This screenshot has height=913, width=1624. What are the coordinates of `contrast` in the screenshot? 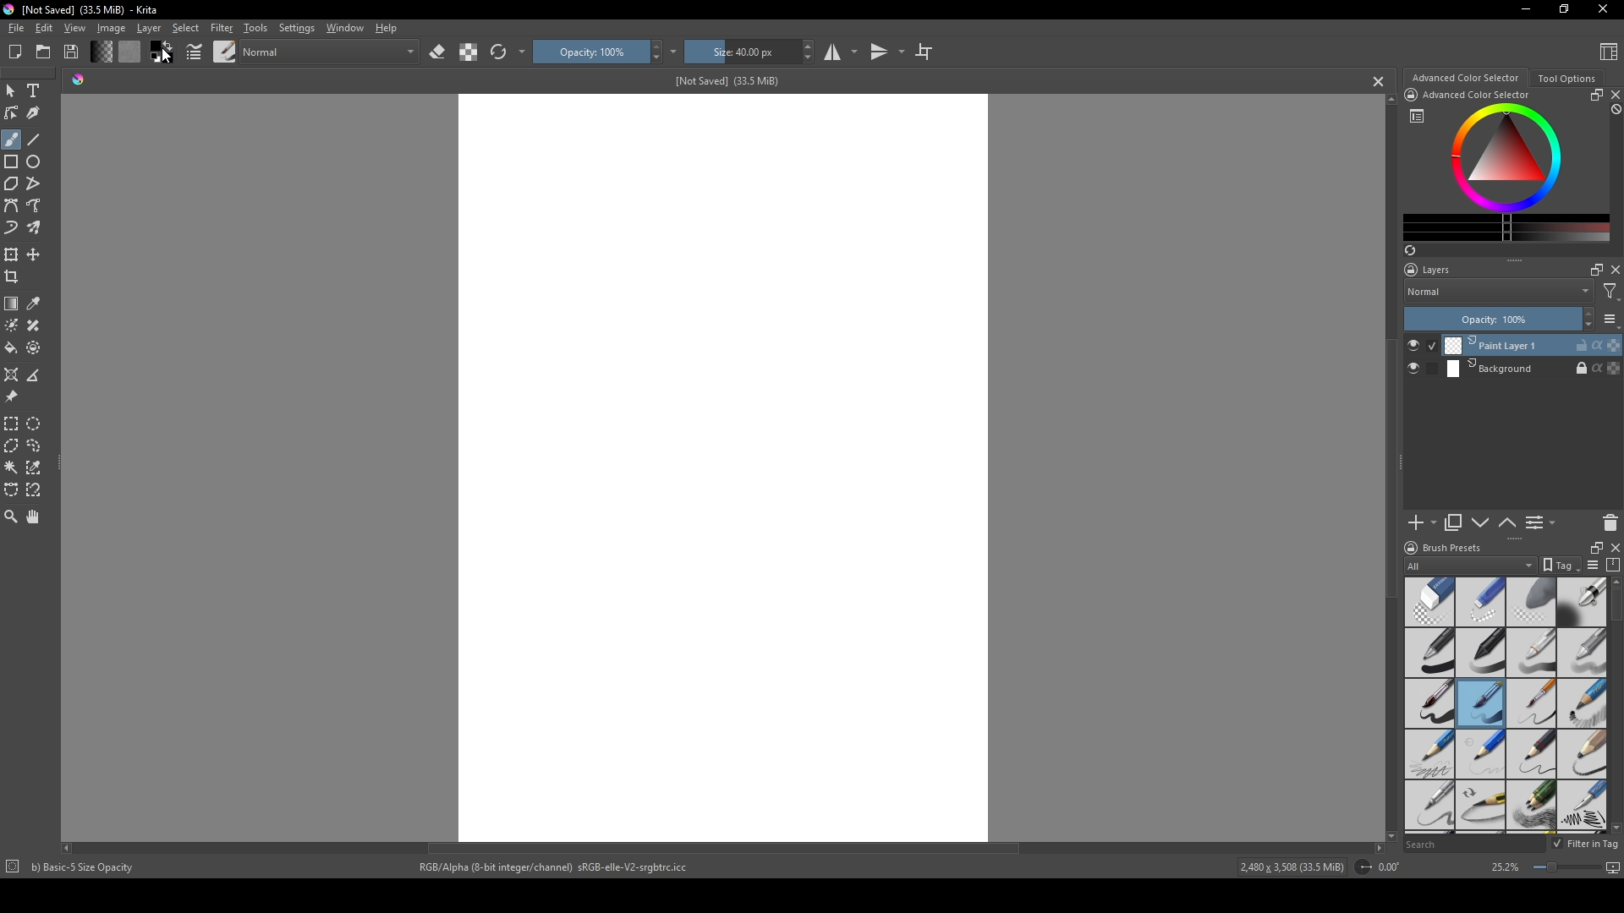 It's located at (468, 52).